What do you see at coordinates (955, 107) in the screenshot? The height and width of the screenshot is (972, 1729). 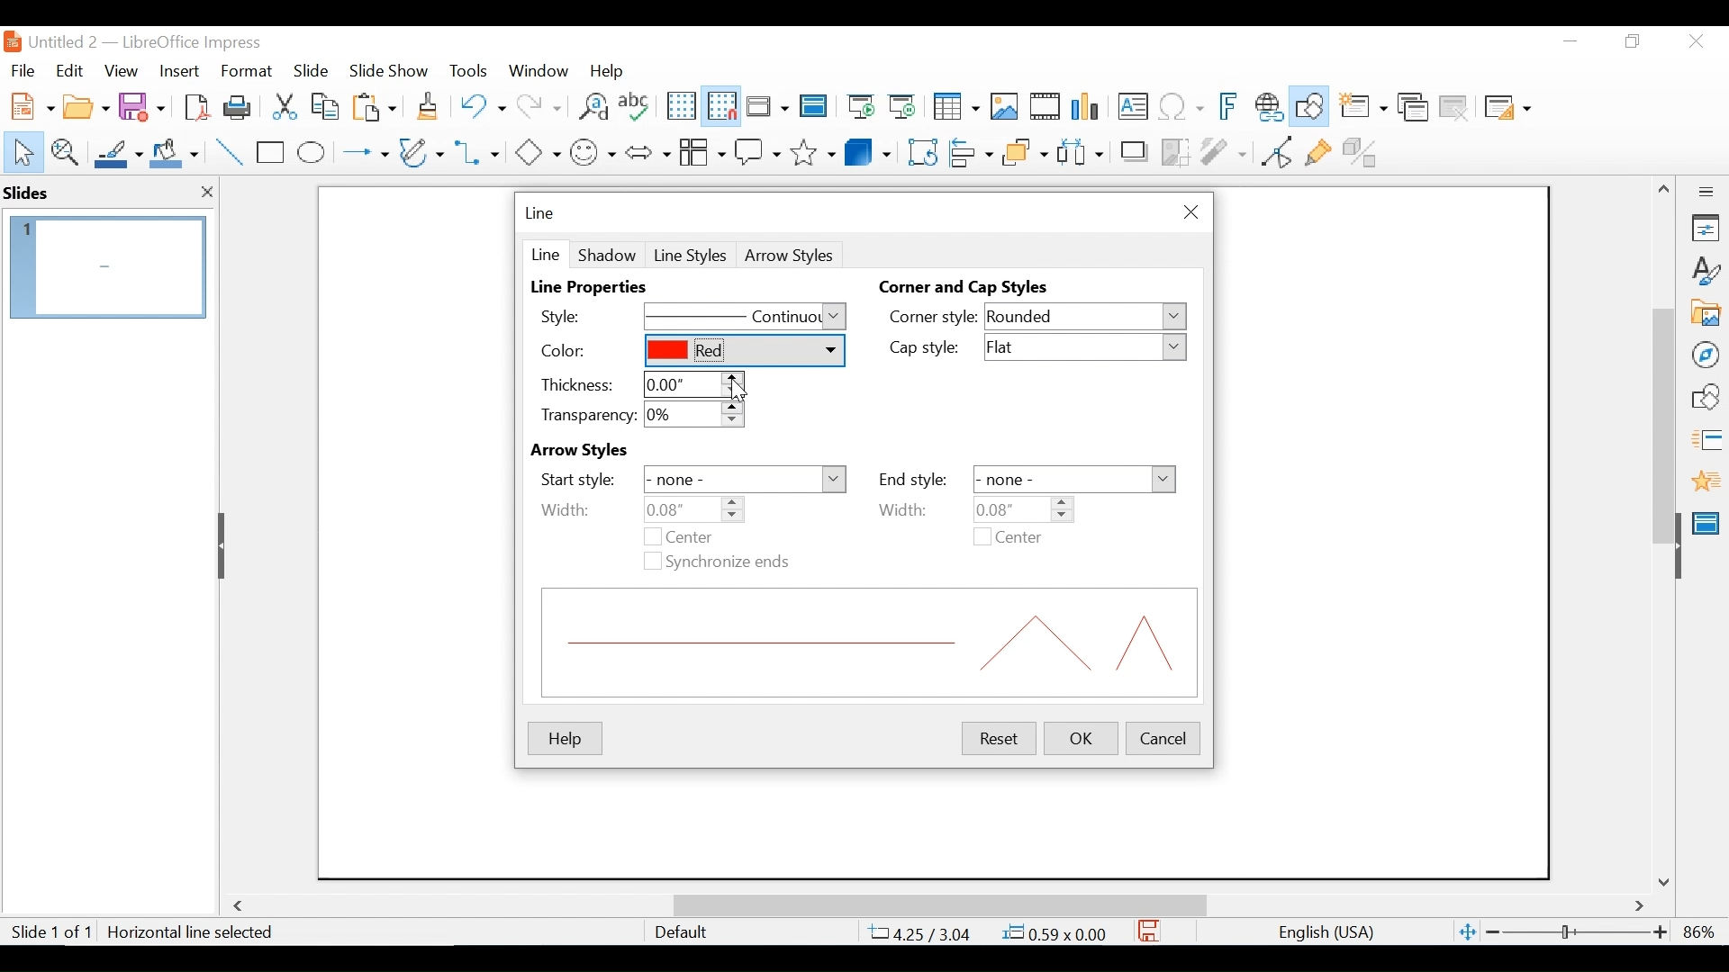 I see `Table` at bounding box center [955, 107].